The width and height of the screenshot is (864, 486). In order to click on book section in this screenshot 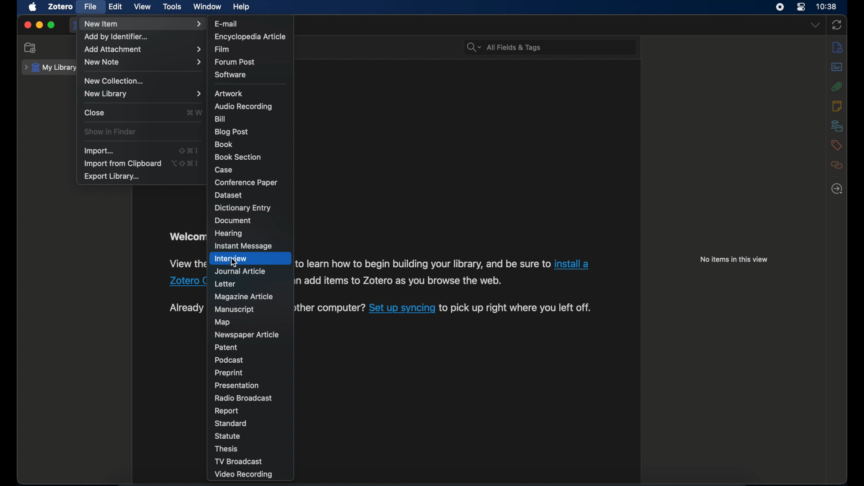, I will do `click(238, 157)`.